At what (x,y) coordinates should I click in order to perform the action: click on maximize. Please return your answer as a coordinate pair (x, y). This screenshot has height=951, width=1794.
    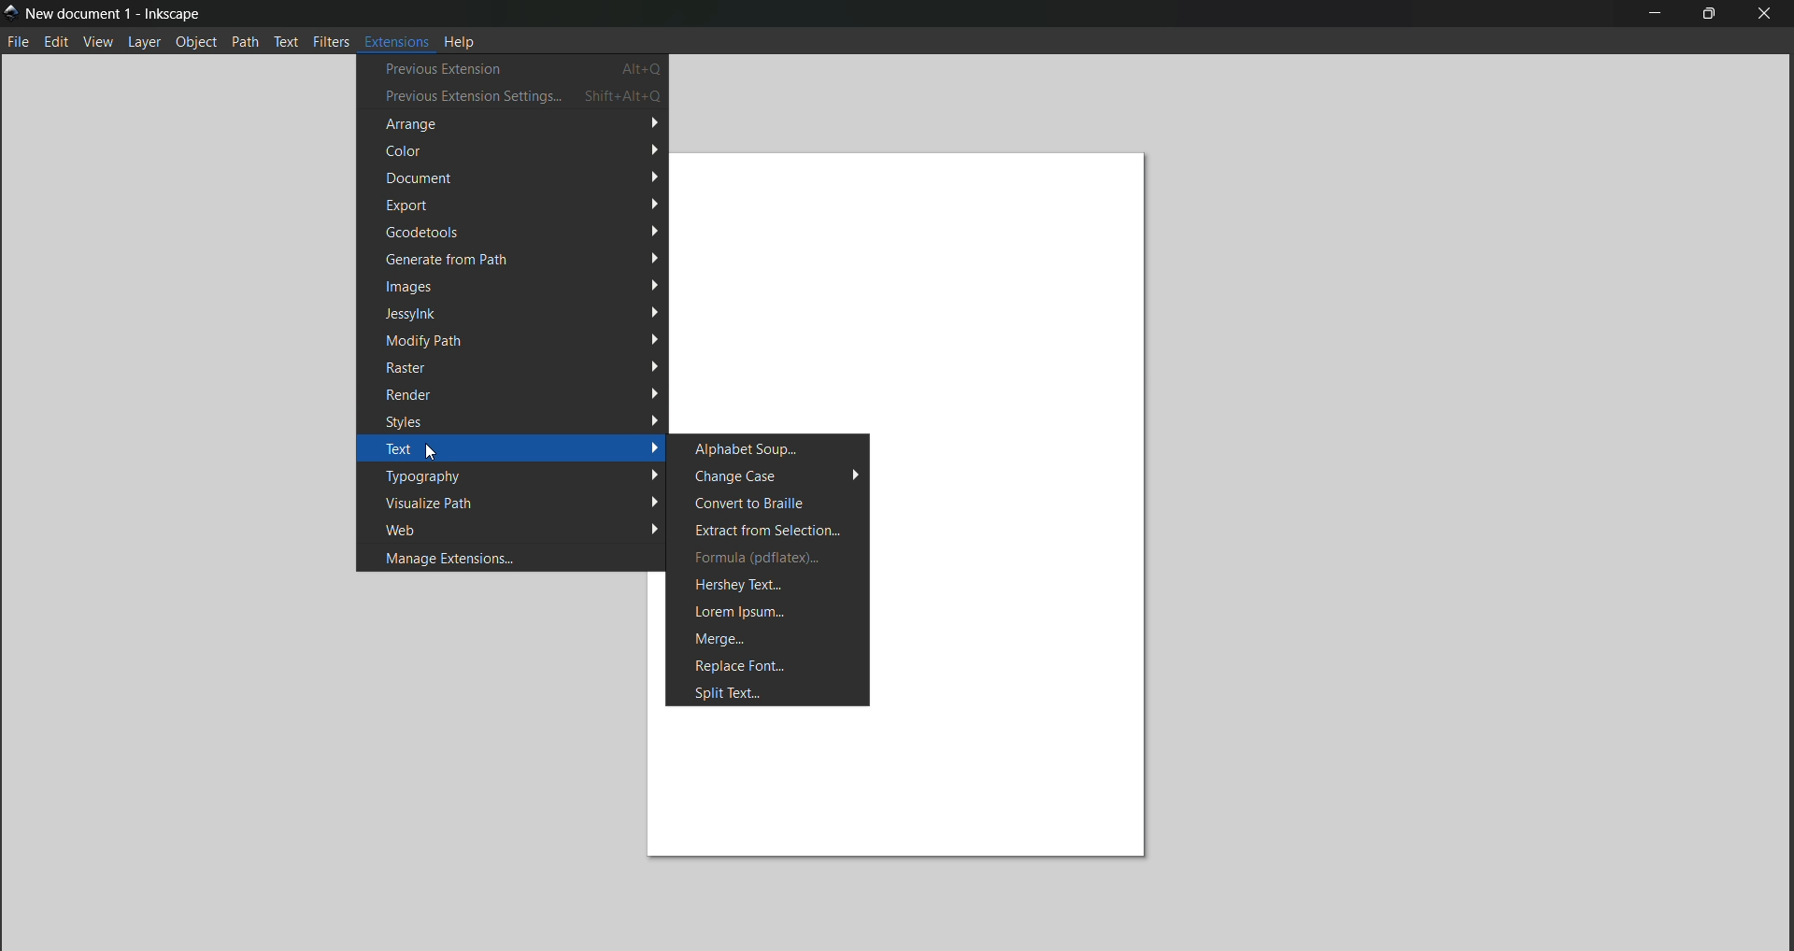
    Looking at the image, I should click on (1709, 16).